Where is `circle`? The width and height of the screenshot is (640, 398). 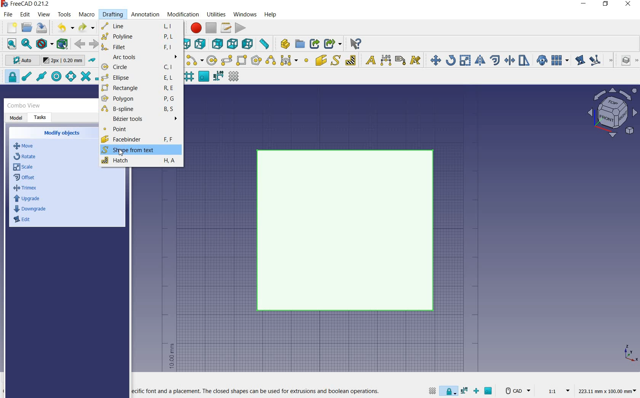
circle is located at coordinates (212, 61).